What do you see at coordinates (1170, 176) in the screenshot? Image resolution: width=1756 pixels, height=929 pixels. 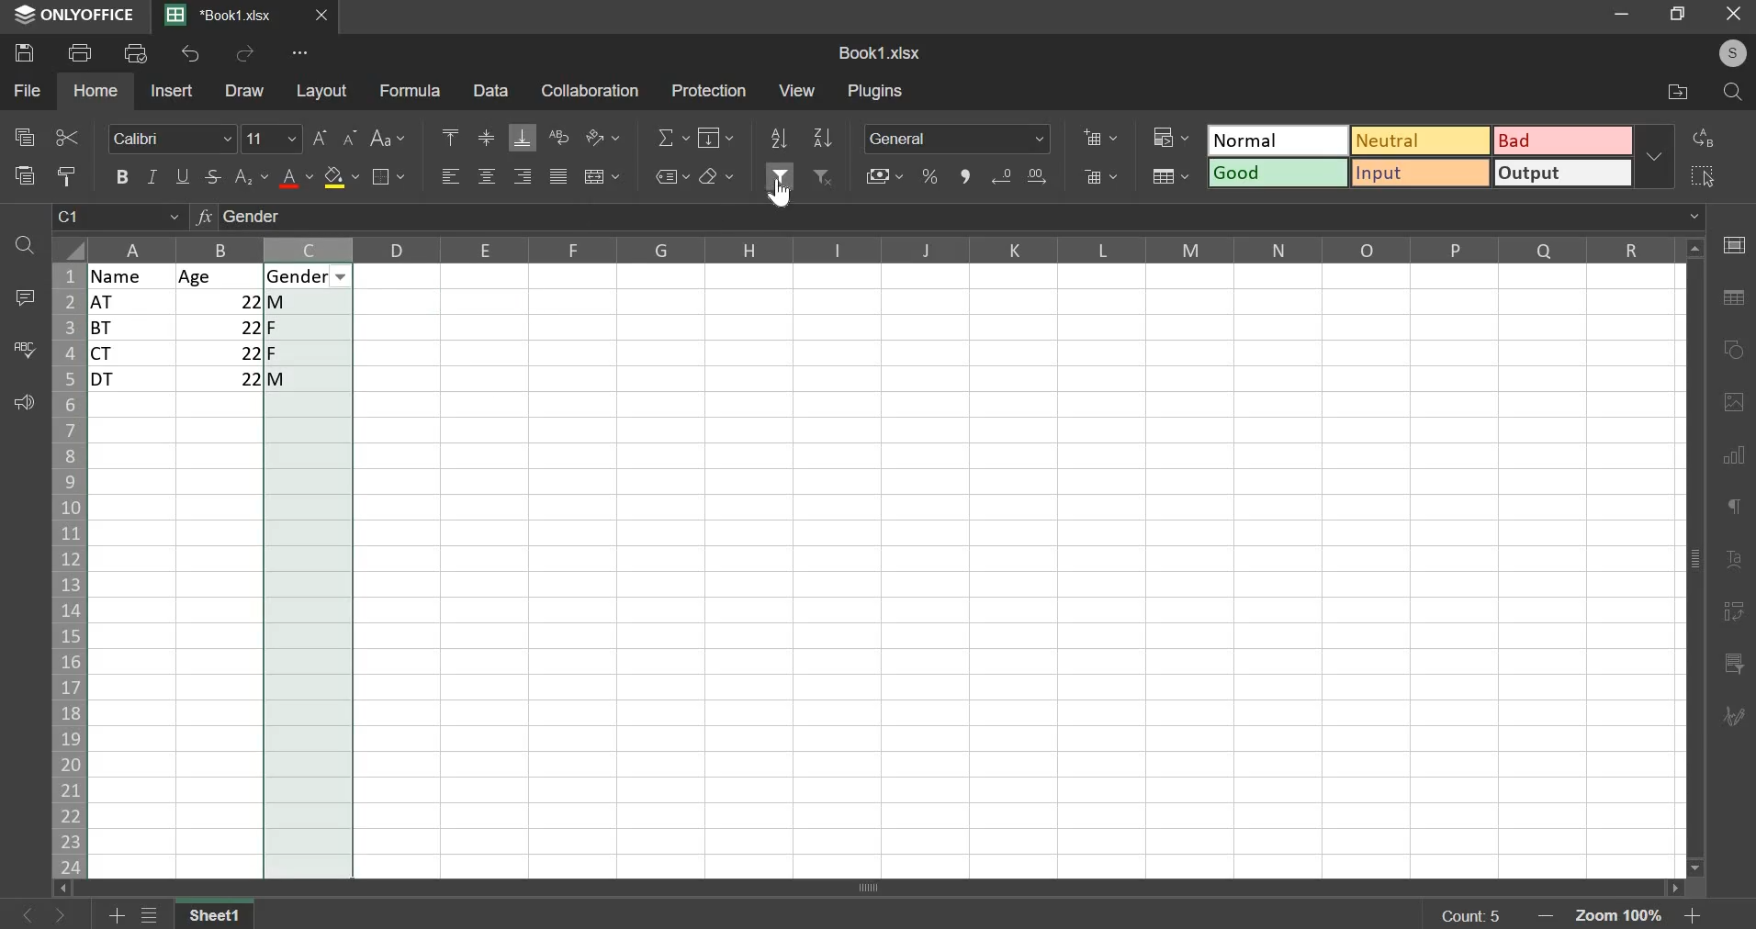 I see `format as table template` at bounding box center [1170, 176].